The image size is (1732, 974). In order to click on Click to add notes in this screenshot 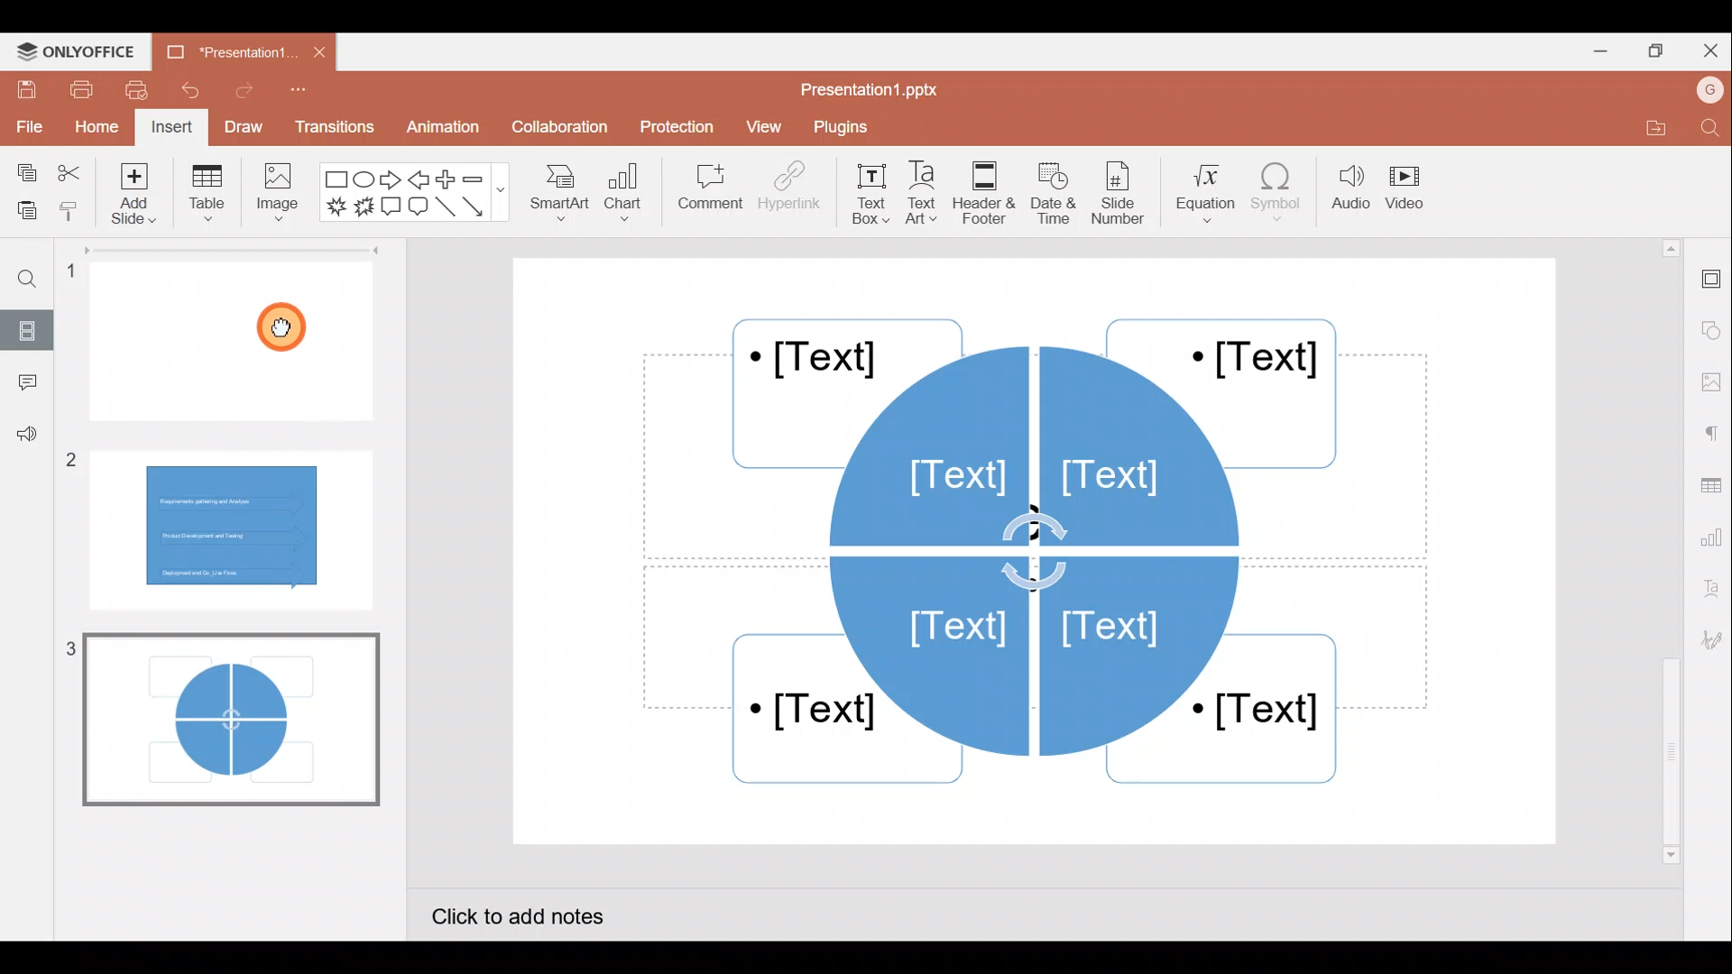, I will do `click(535, 913)`.